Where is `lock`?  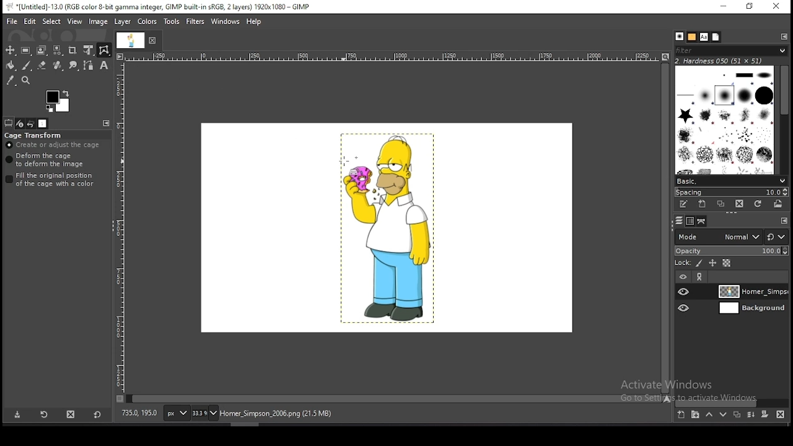
lock is located at coordinates (681, 263).